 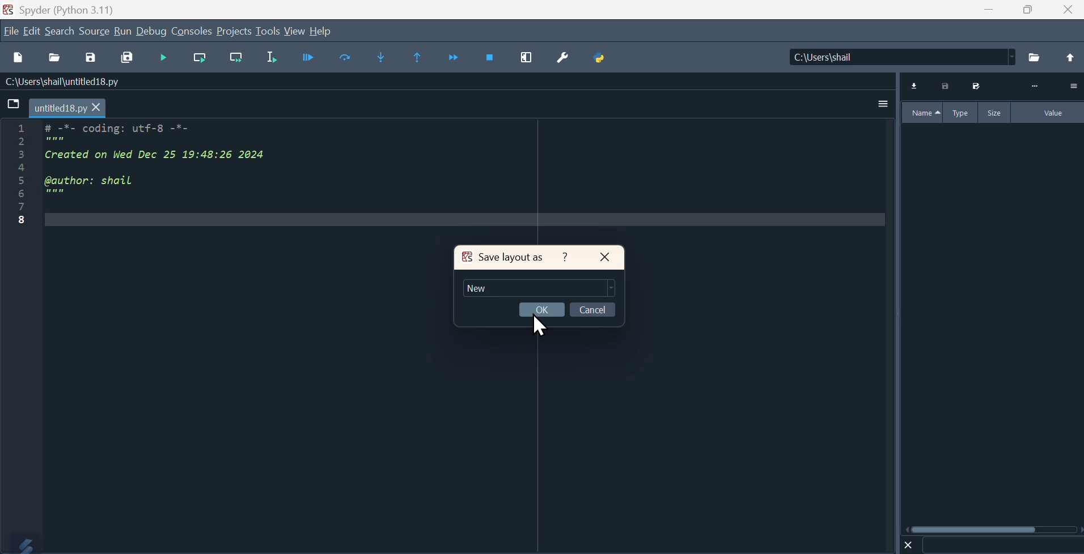 I want to click on OK, so click(x=542, y=309).